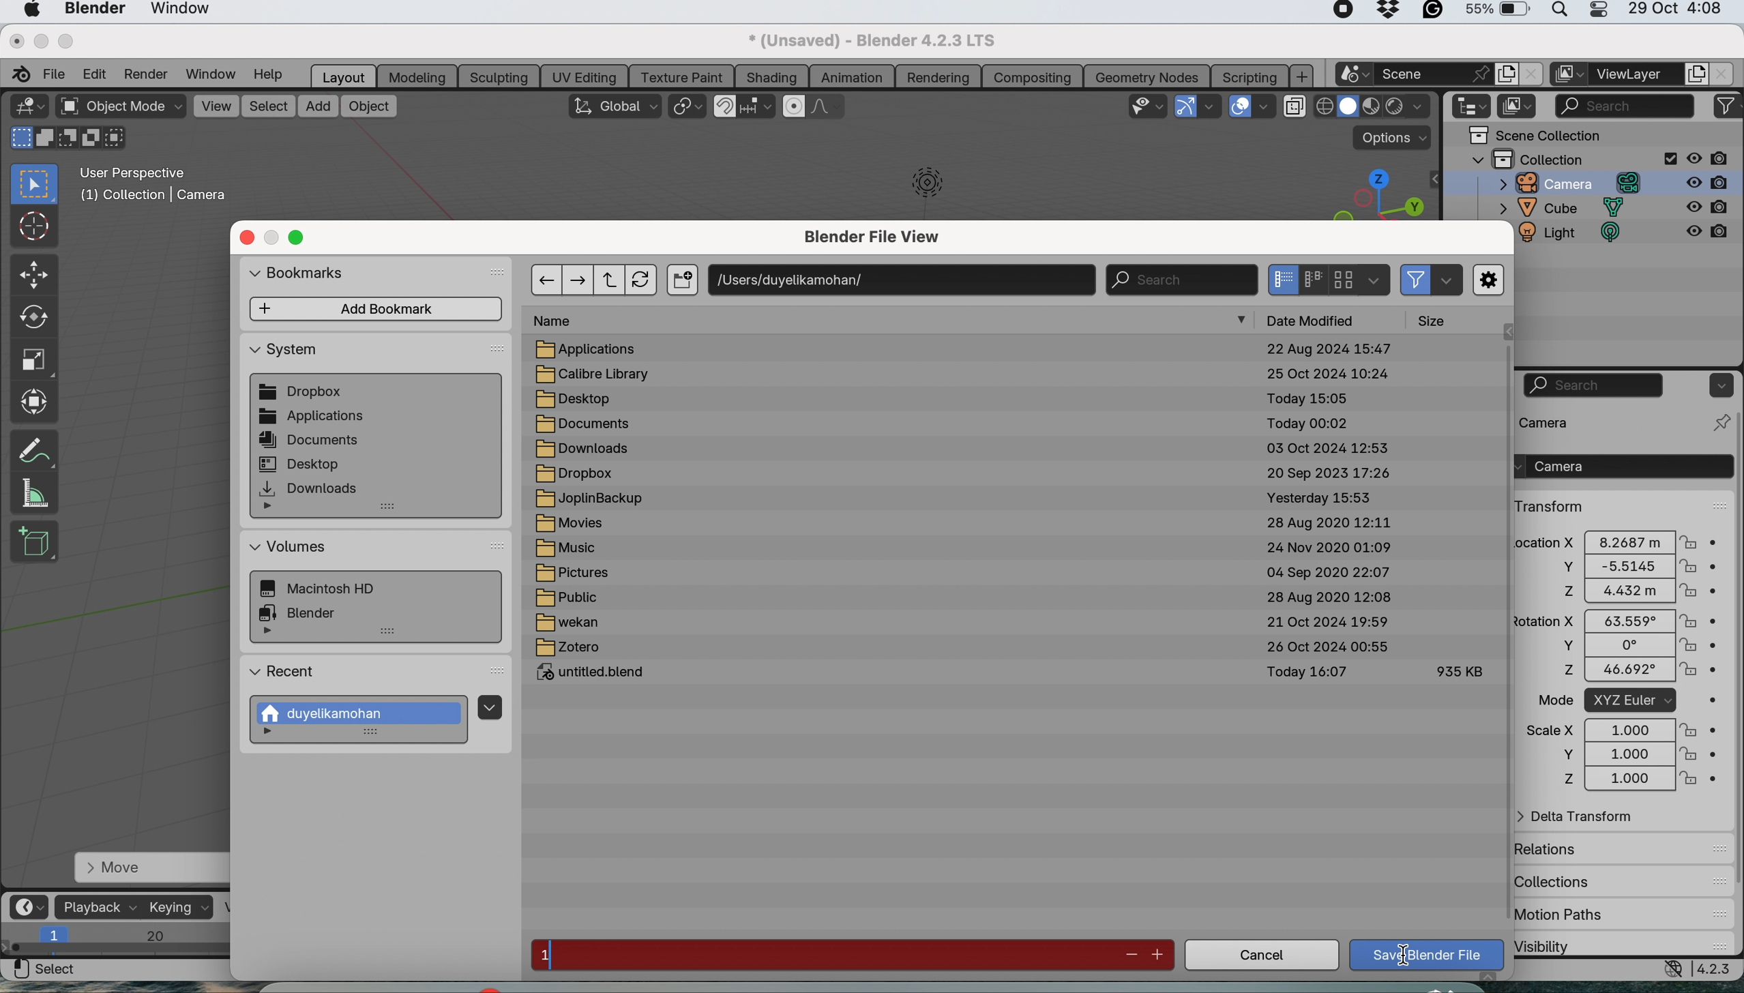 The image size is (1744, 993). Describe the element at coordinates (1389, 12) in the screenshot. I see `dropbox` at that location.